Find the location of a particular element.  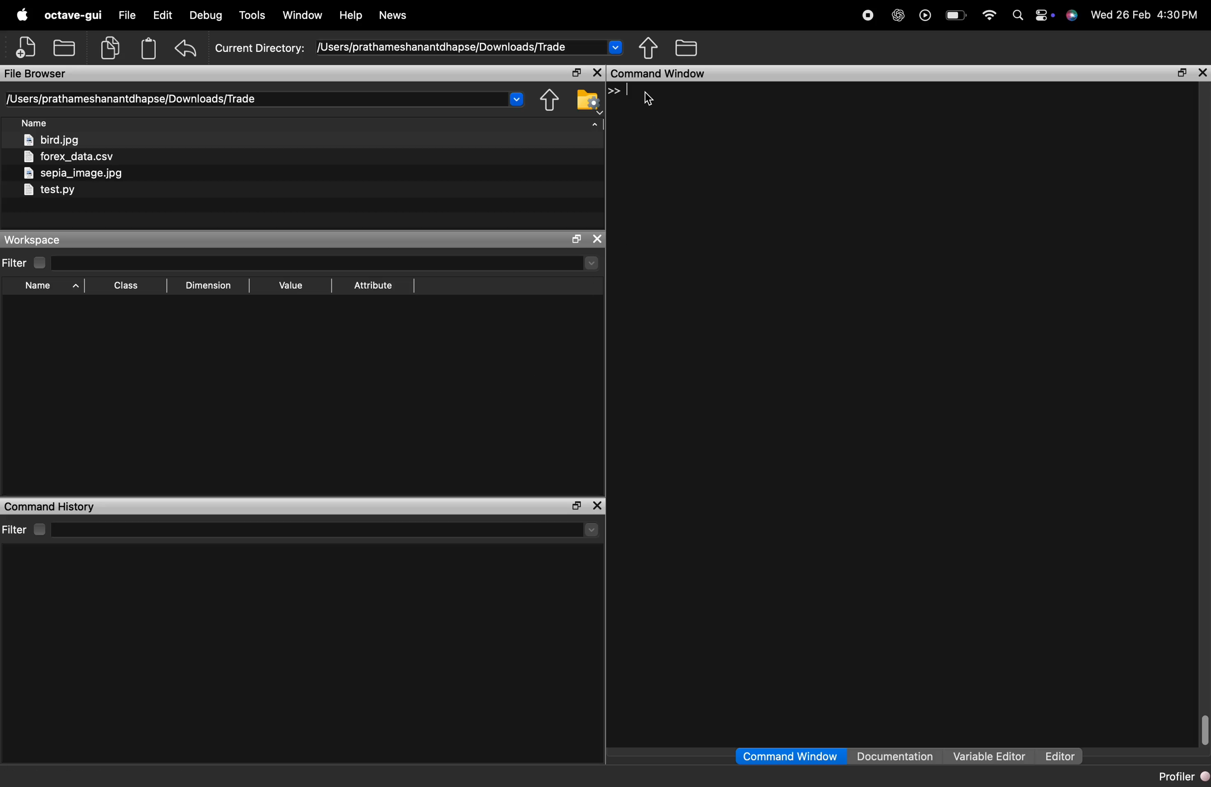

debug is located at coordinates (207, 16).